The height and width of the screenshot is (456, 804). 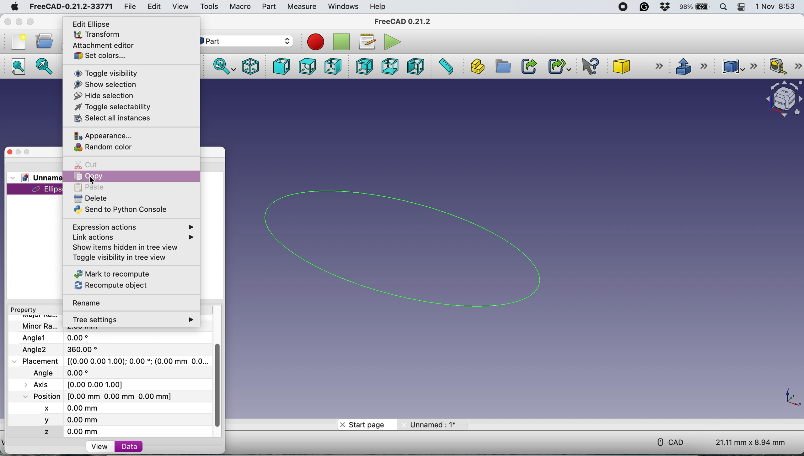 What do you see at coordinates (44, 41) in the screenshot?
I see `open` at bounding box center [44, 41].